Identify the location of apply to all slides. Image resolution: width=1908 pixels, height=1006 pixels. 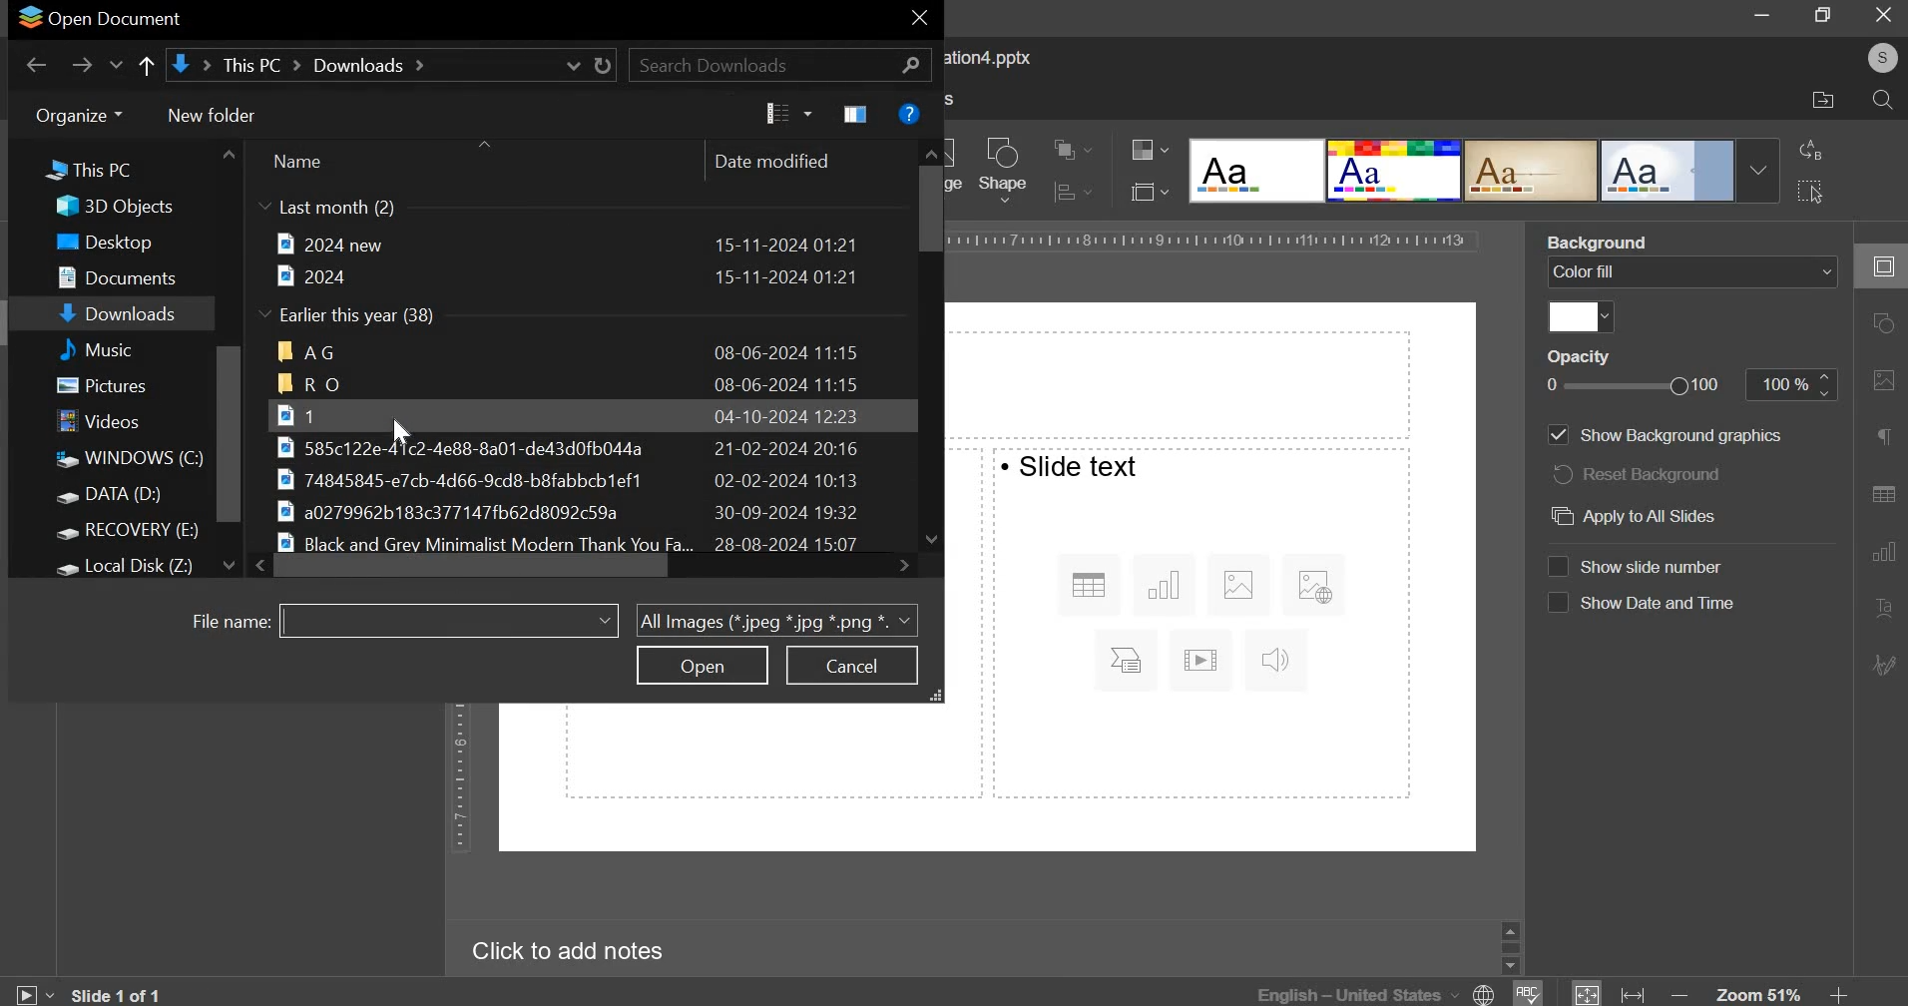
(1631, 518).